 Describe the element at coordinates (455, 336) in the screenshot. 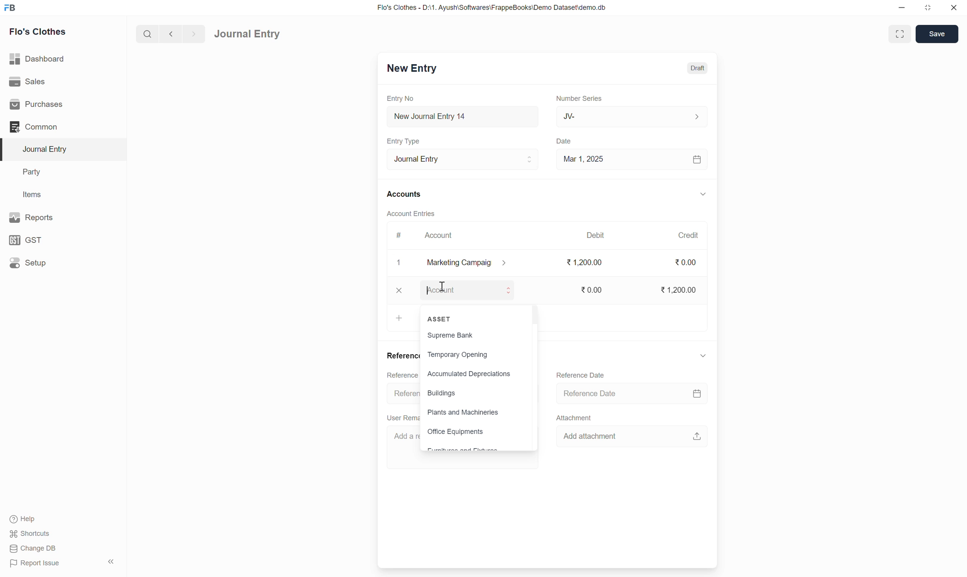

I see `Supreme Bank` at that location.